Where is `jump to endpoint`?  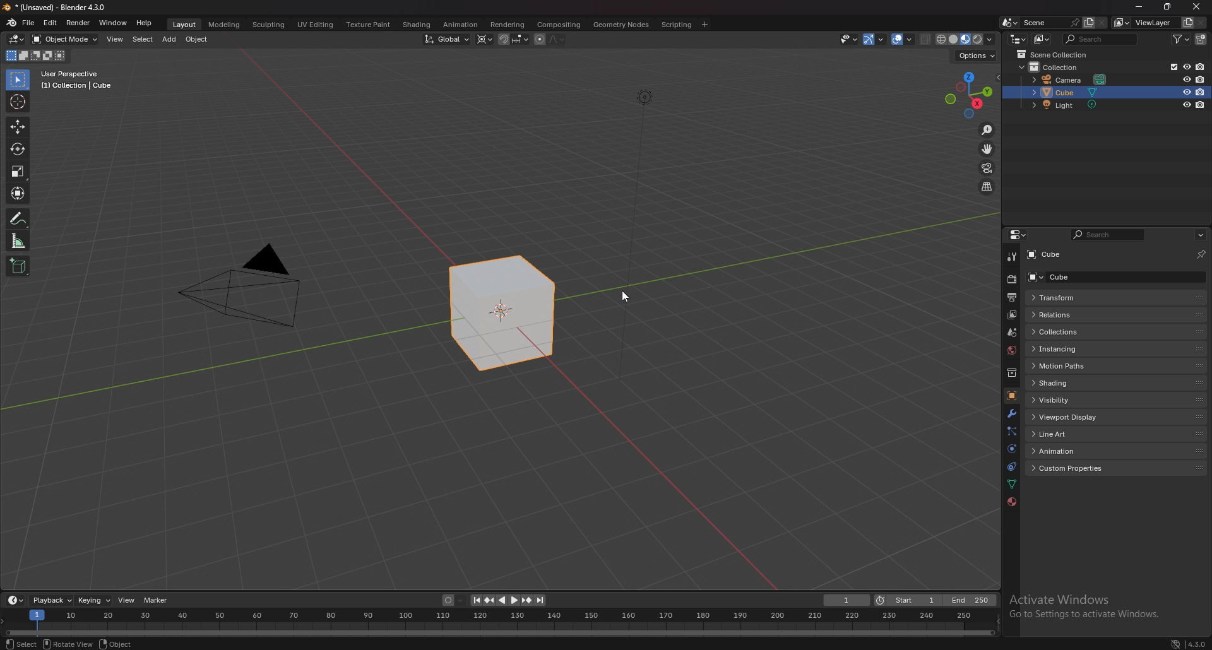
jump to endpoint is located at coordinates (542, 600).